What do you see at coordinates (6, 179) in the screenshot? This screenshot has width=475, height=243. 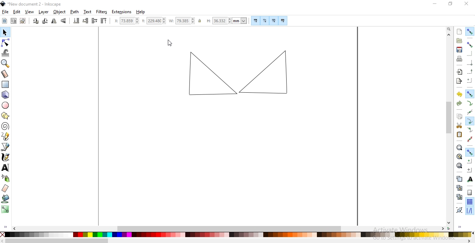 I see `spray objects by sculpting or painting` at bounding box center [6, 179].